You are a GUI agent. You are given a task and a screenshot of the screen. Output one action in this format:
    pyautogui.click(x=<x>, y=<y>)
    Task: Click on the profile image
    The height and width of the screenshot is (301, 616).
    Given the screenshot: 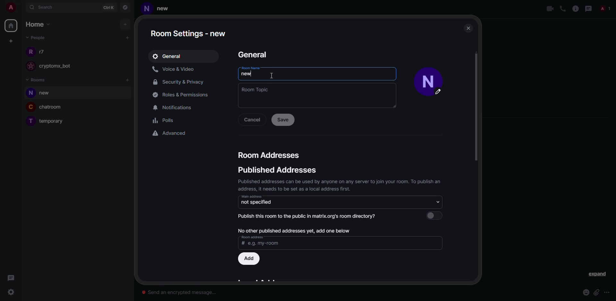 What is the action you would take?
    pyautogui.click(x=30, y=93)
    